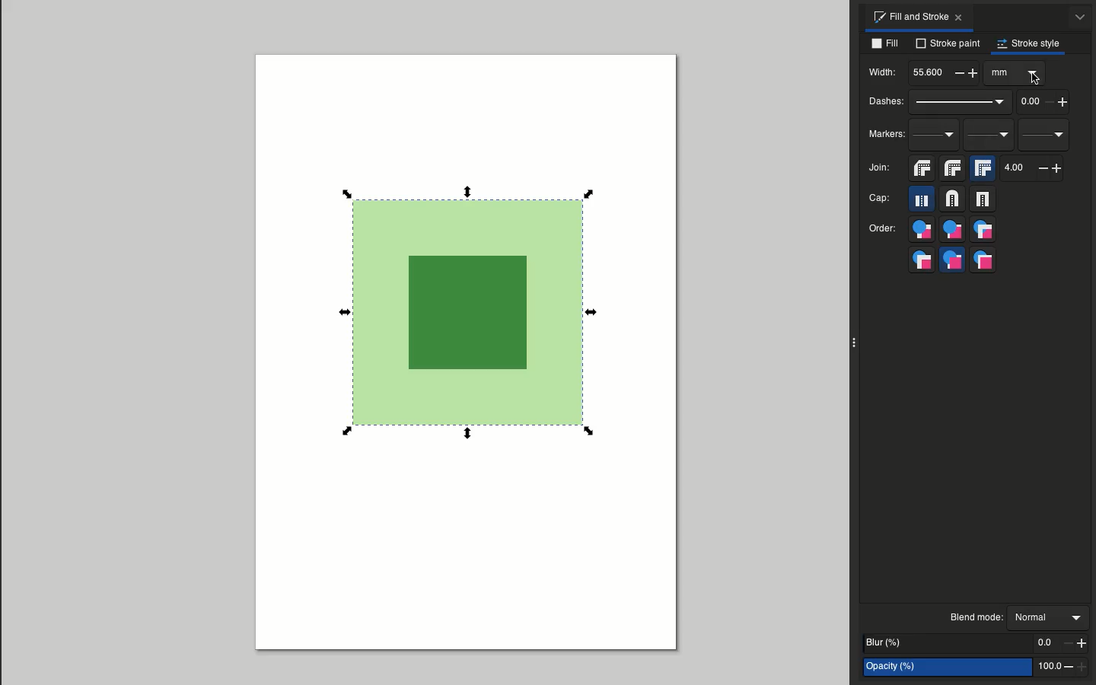 This screenshot has width=1096, height=685. Describe the element at coordinates (850, 342) in the screenshot. I see `Collapse` at that location.